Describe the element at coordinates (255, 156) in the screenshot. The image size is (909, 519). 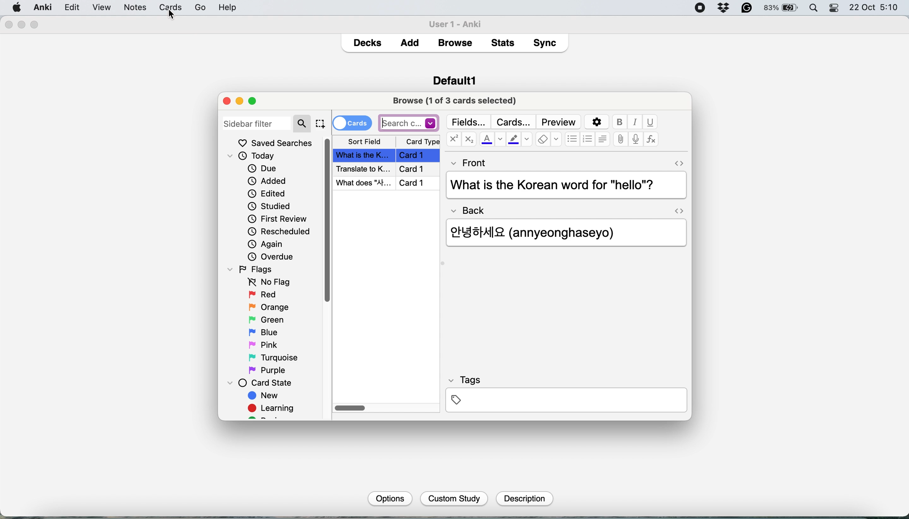
I see `today` at that location.